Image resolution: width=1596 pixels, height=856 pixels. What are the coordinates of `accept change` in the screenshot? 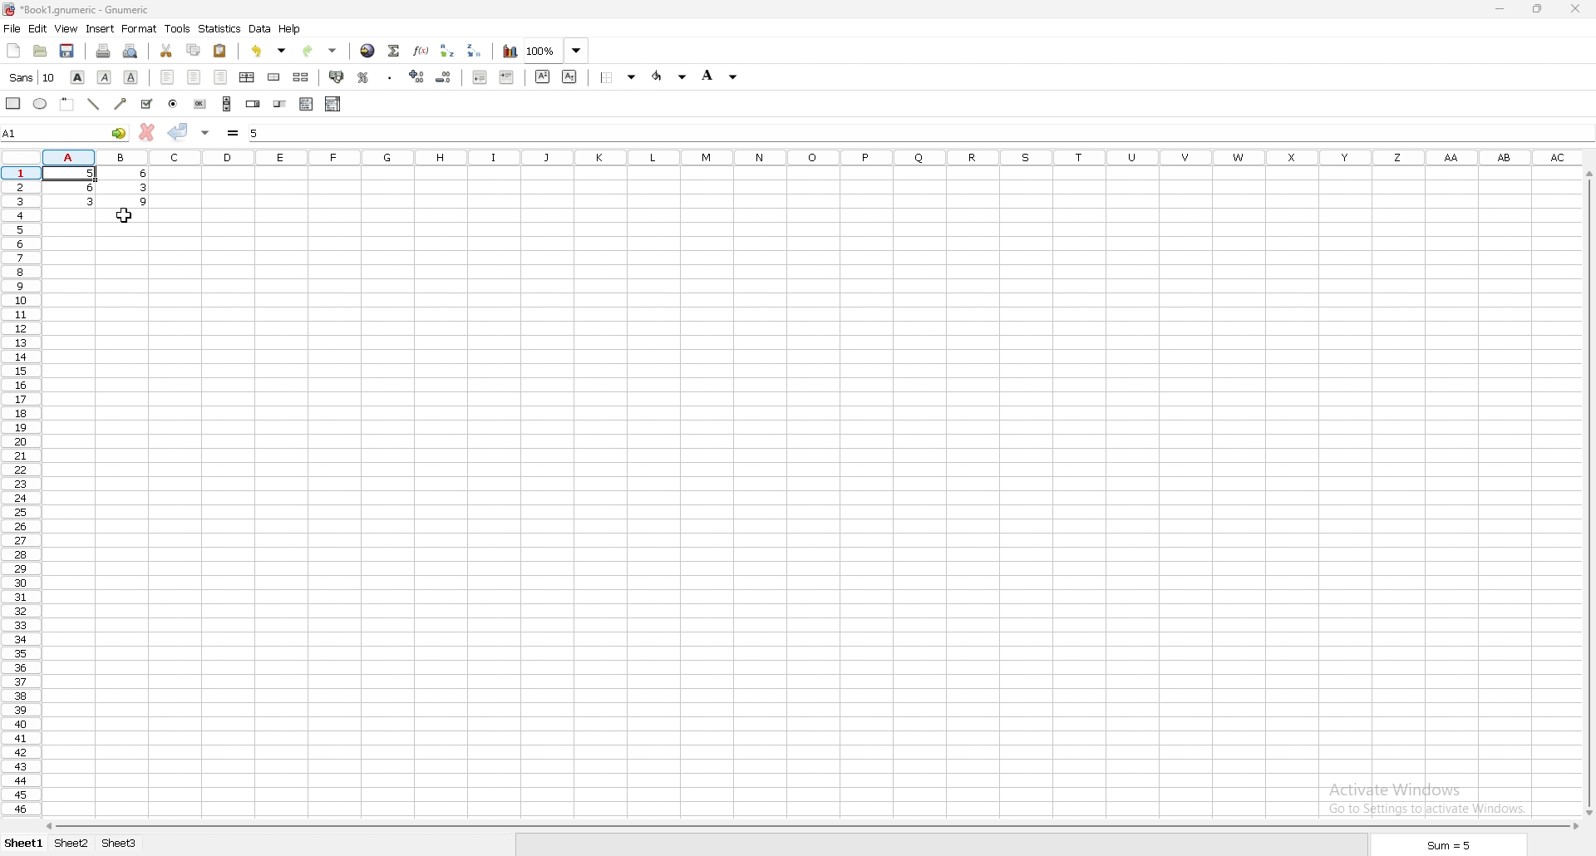 It's located at (179, 131).